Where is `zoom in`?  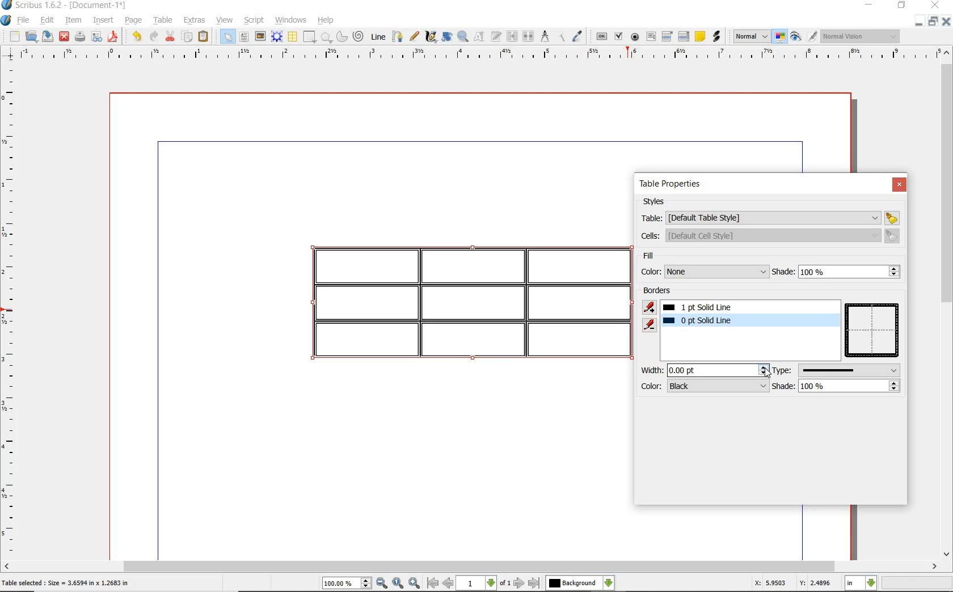
zoom in is located at coordinates (415, 583).